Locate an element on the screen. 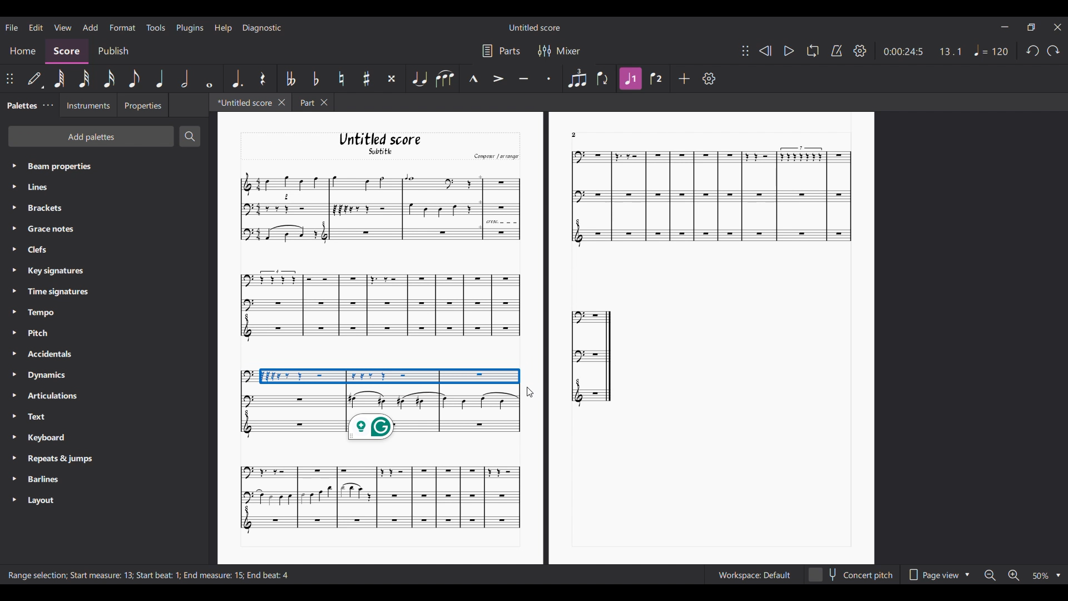 The height and width of the screenshot is (601, 1068). Mixer settings is located at coordinates (560, 51).